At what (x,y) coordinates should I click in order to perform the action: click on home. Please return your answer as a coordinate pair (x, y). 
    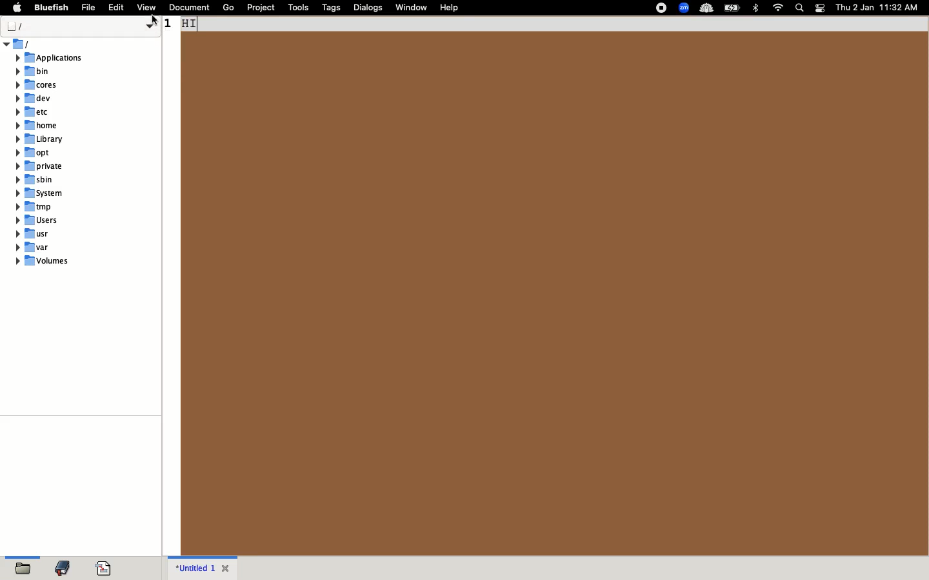
    Looking at the image, I should click on (37, 125).